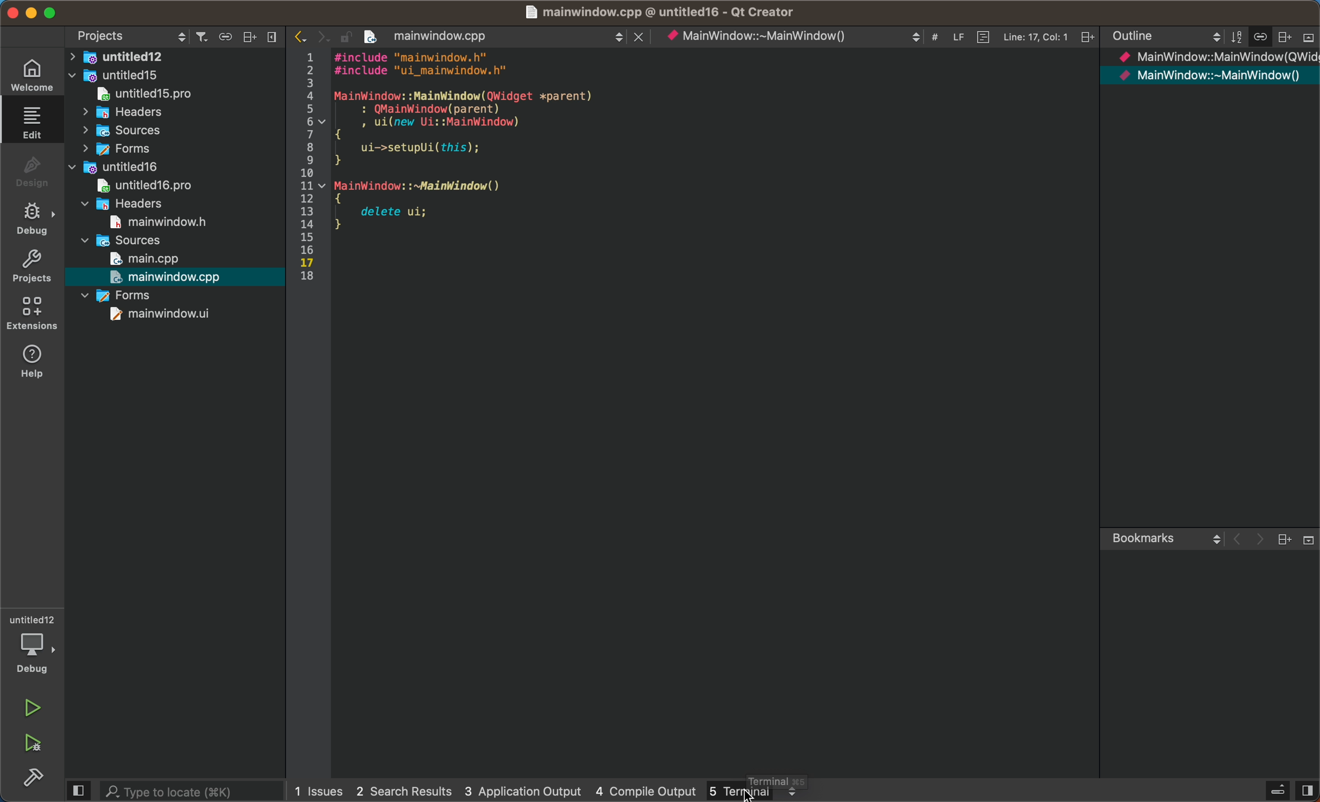 The image size is (1320, 802). I want to click on minimize, so click(31, 12).